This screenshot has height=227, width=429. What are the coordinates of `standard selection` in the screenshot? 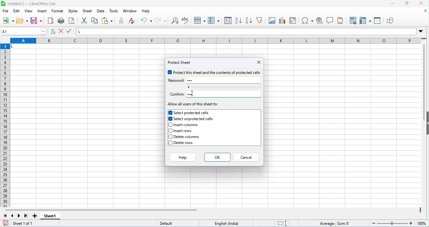 It's located at (283, 223).